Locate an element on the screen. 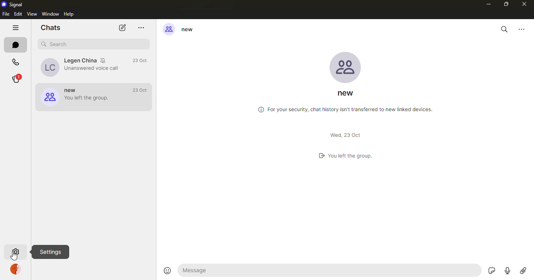 This screenshot has height=280, width=534. settings is located at coordinates (16, 252).